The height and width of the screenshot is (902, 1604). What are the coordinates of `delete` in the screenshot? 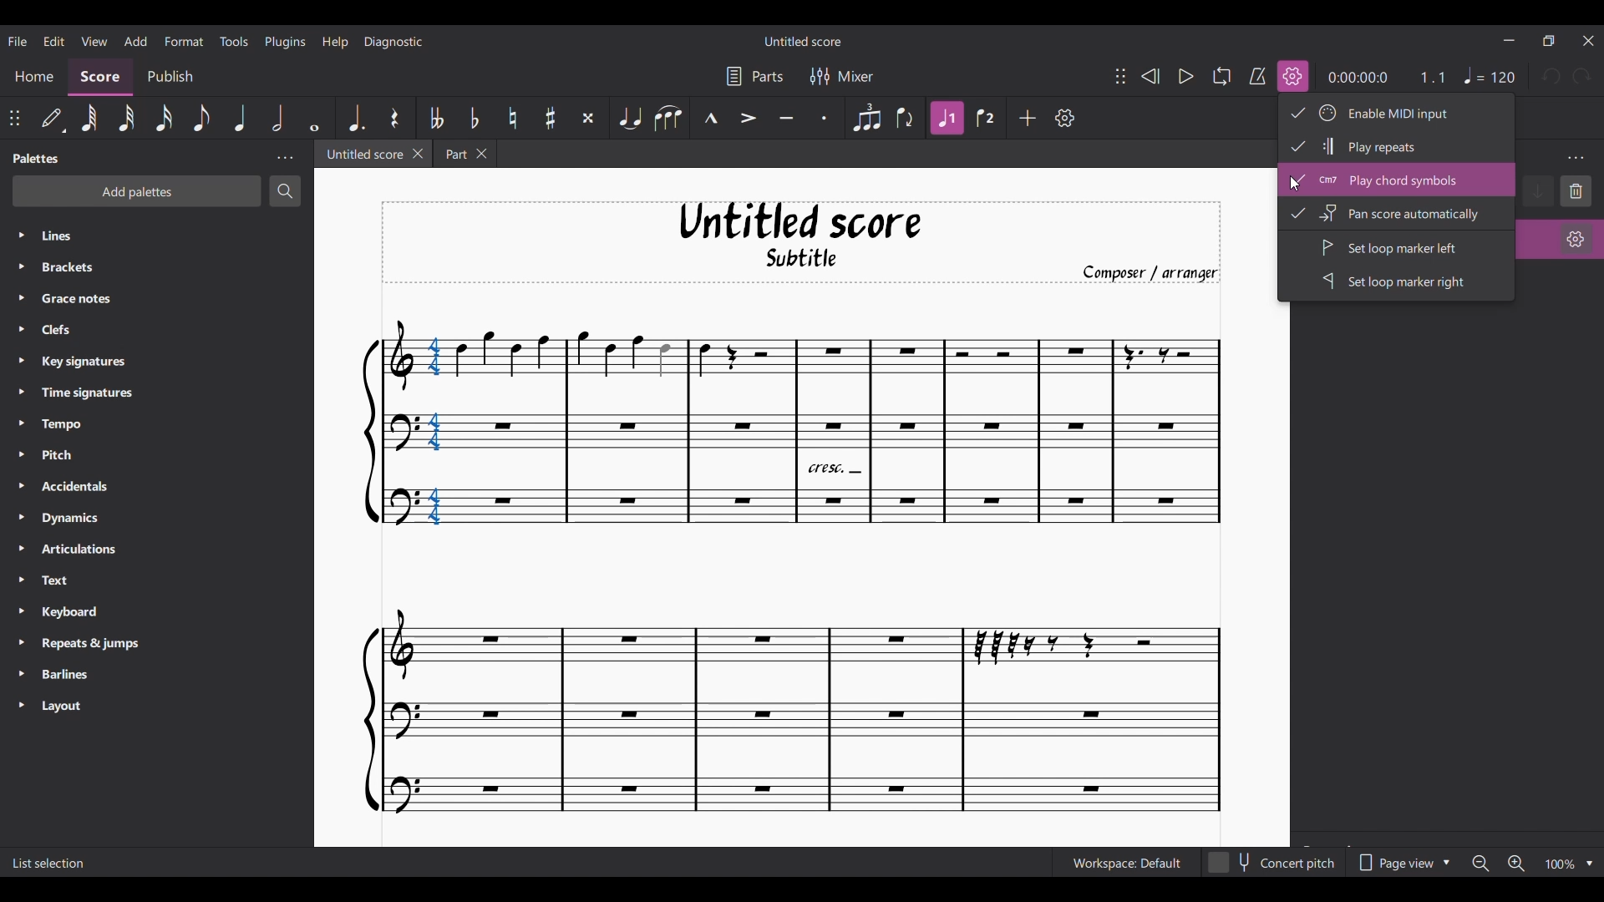 It's located at (1581, 188).